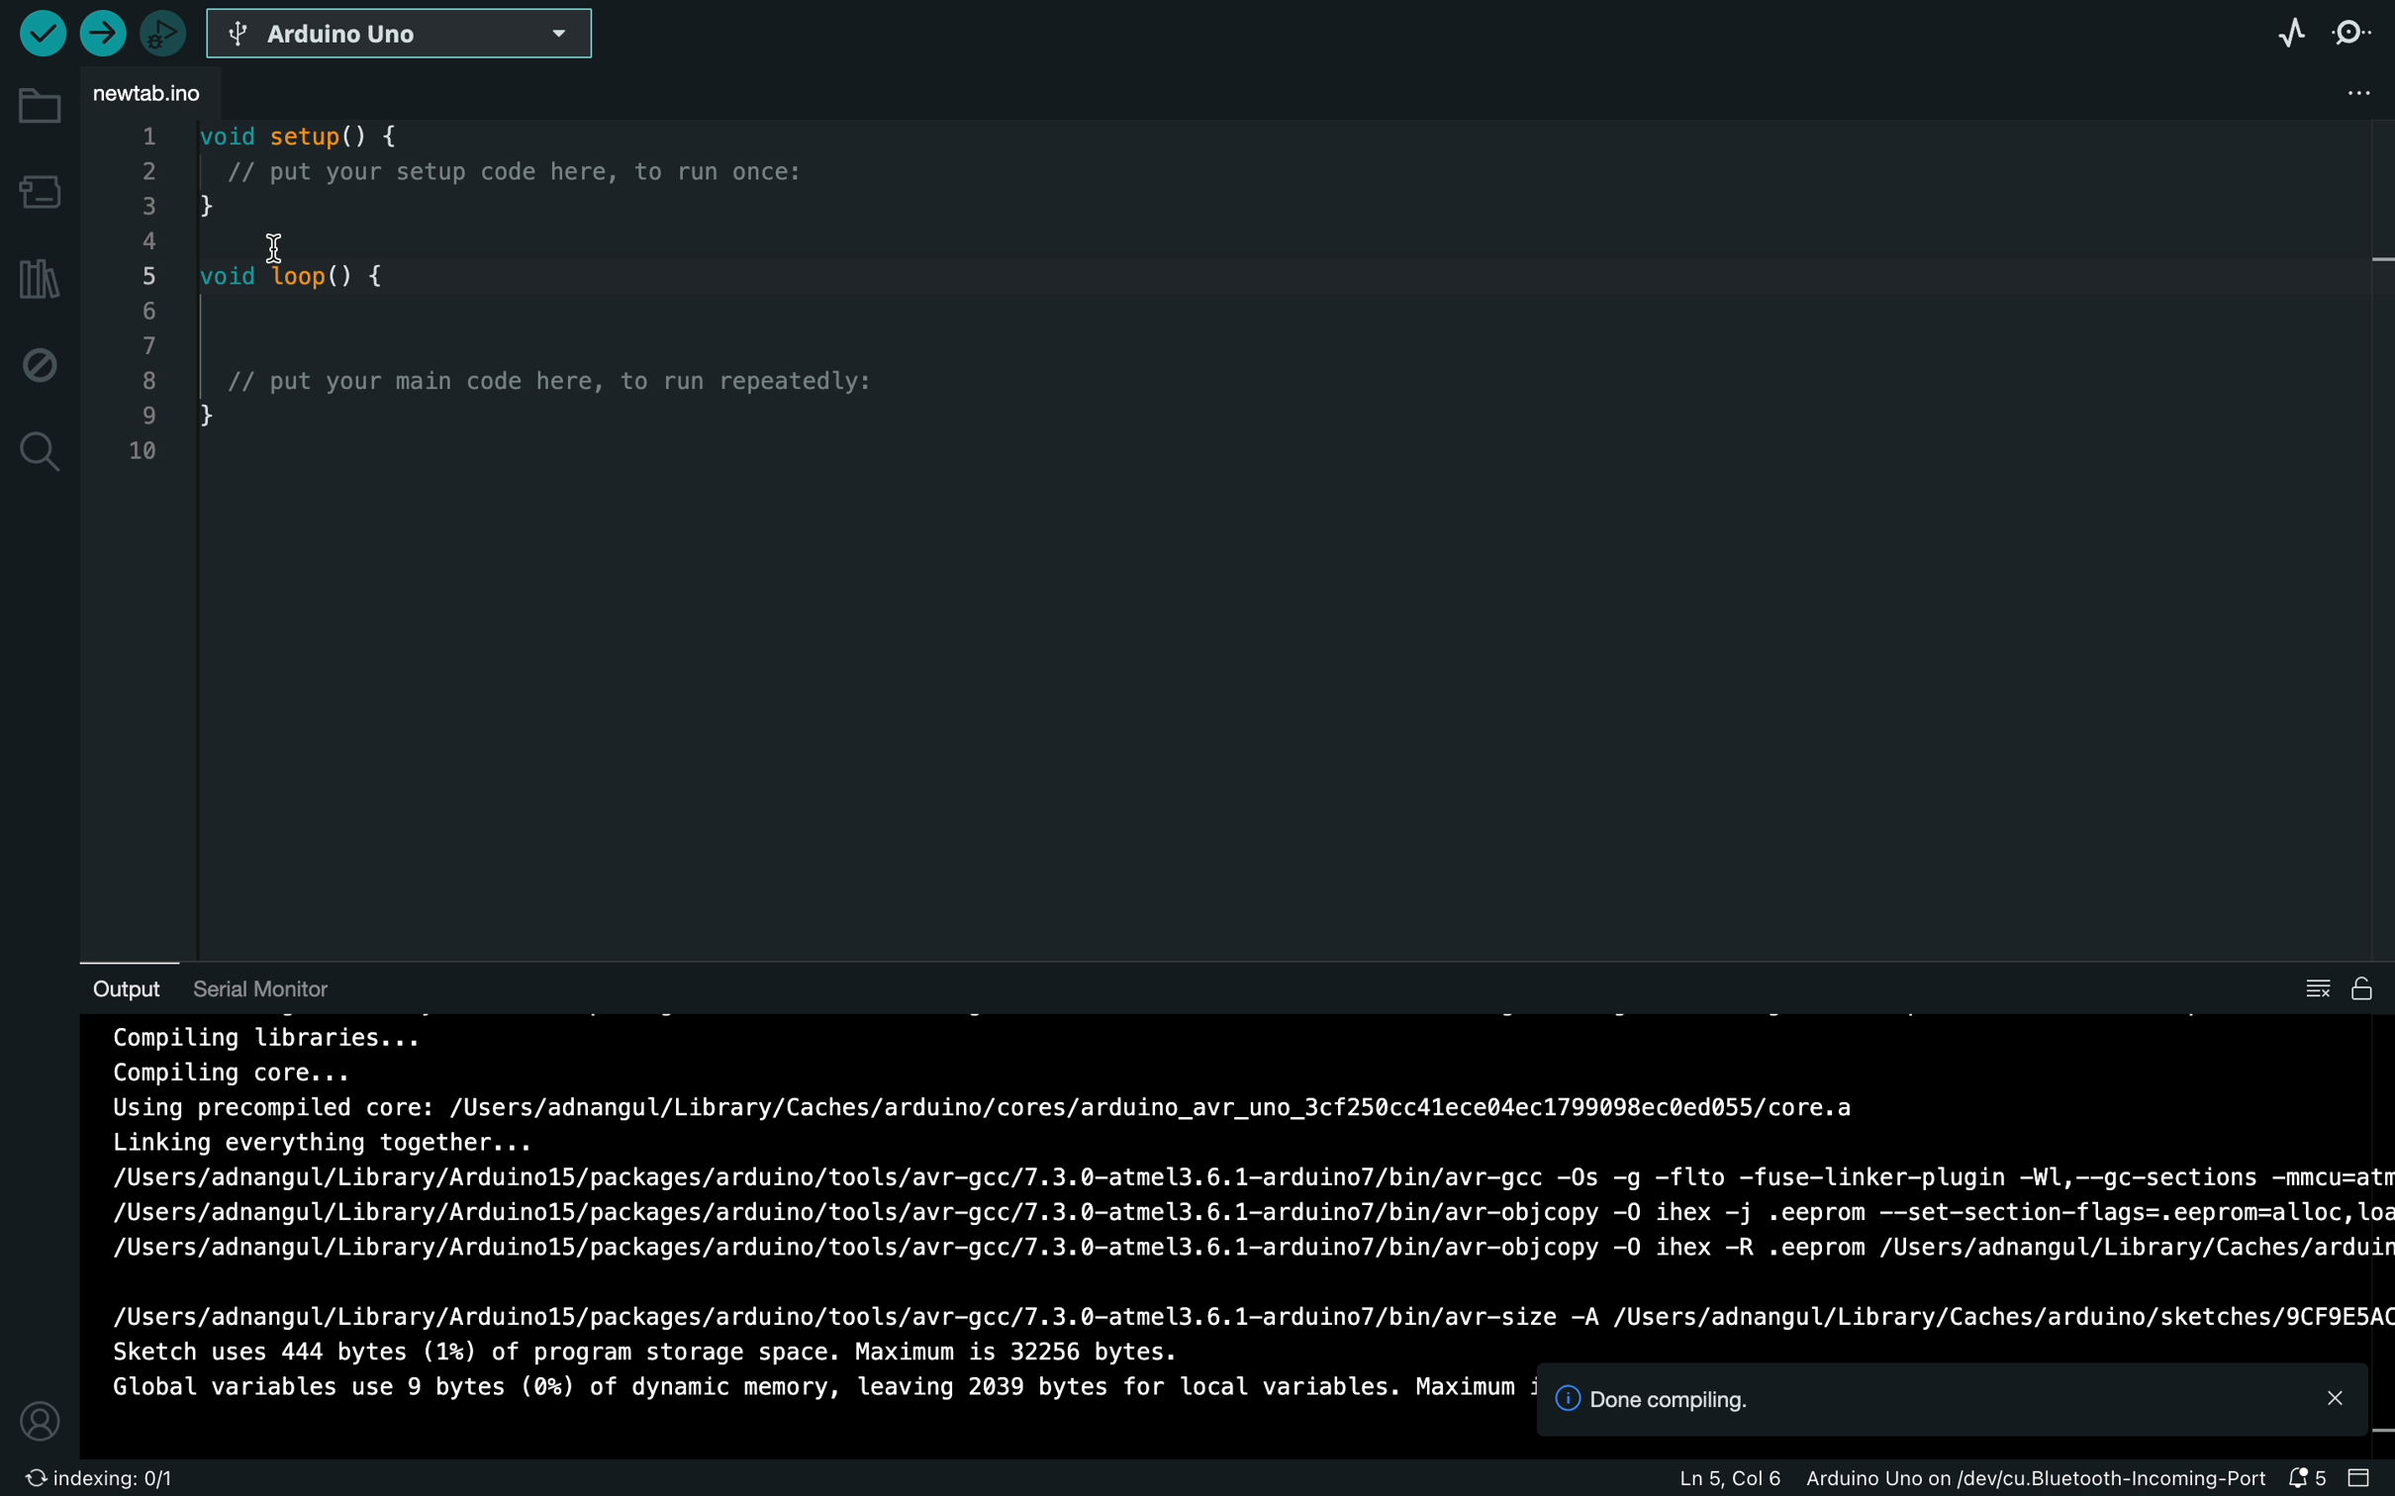  What do you see at coordinates (101, 32) in the screenshot?
I see `upload` at bounding box center [101, 32].